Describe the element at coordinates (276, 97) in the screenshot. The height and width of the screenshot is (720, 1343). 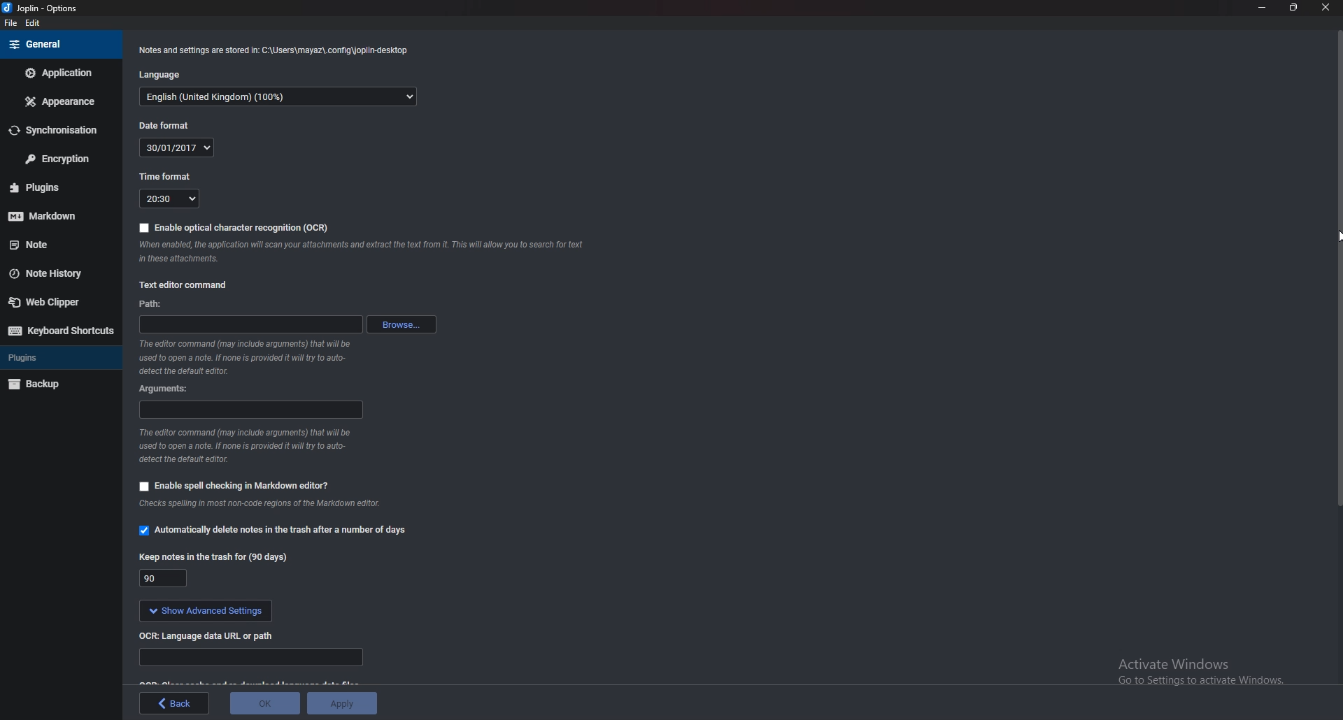
I see `language` at that location.